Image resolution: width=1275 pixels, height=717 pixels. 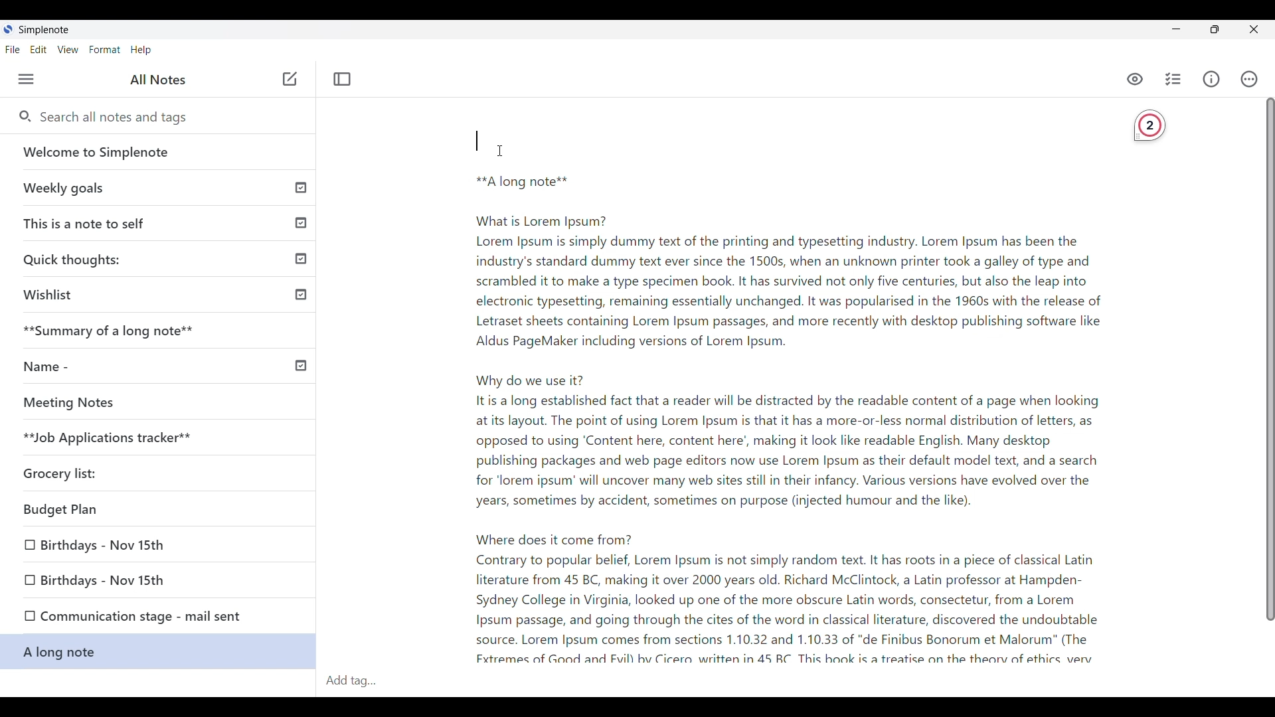 I want to click on Actions, so click(x=1250, y=79).